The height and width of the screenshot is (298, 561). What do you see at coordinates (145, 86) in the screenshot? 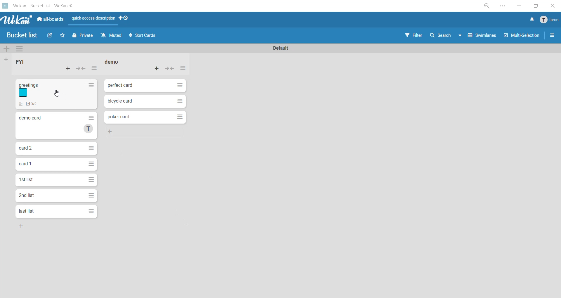
I see `Perfect card` at bounding box center [145, 86].